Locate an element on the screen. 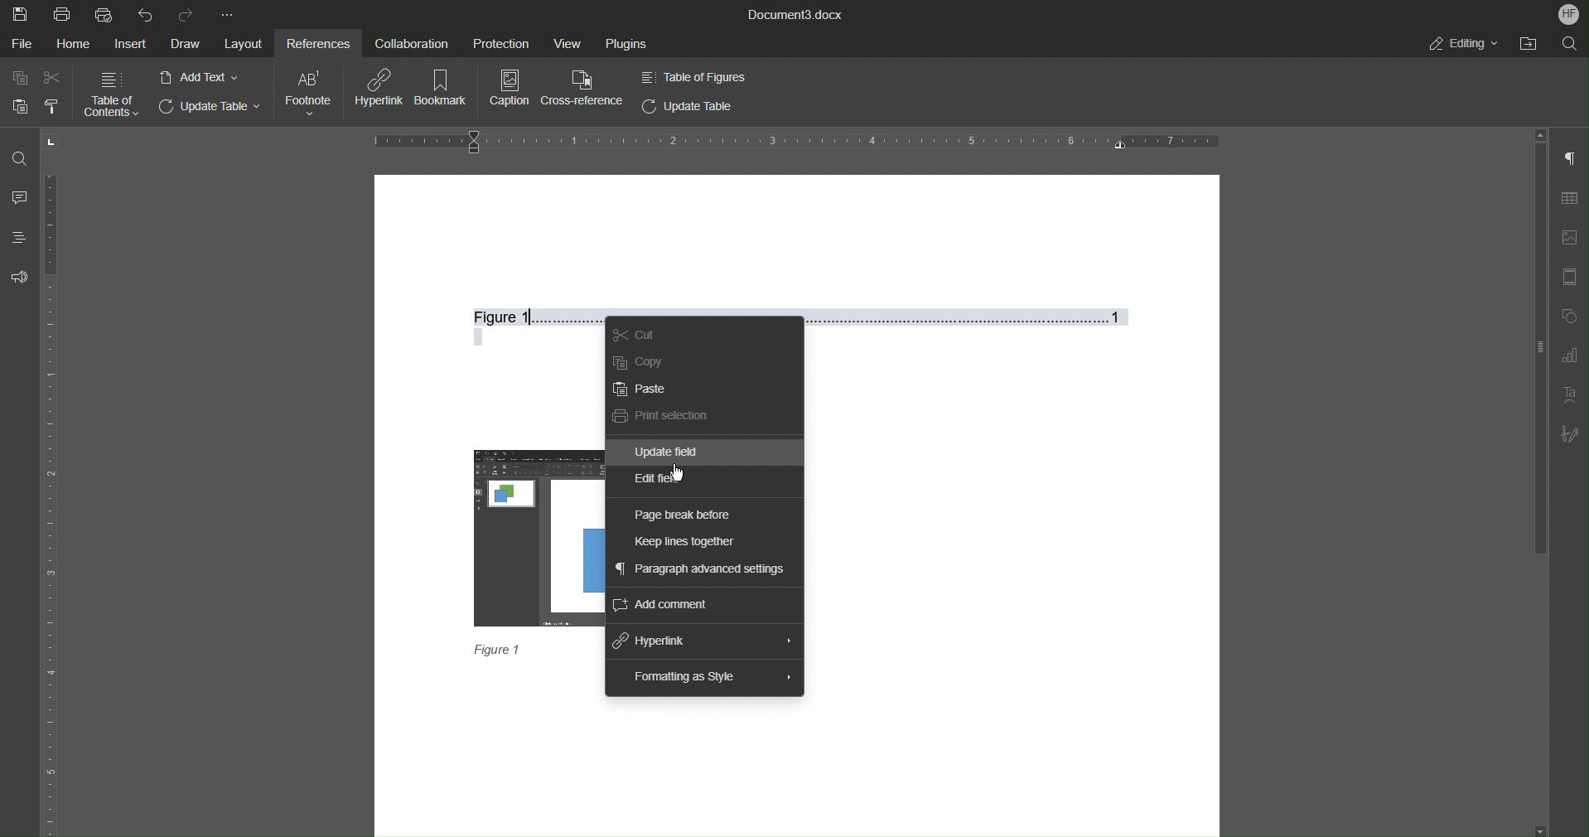 The width and height of the screenshot is (1589, 837). Text cursor is located at coordinates (534, 317).